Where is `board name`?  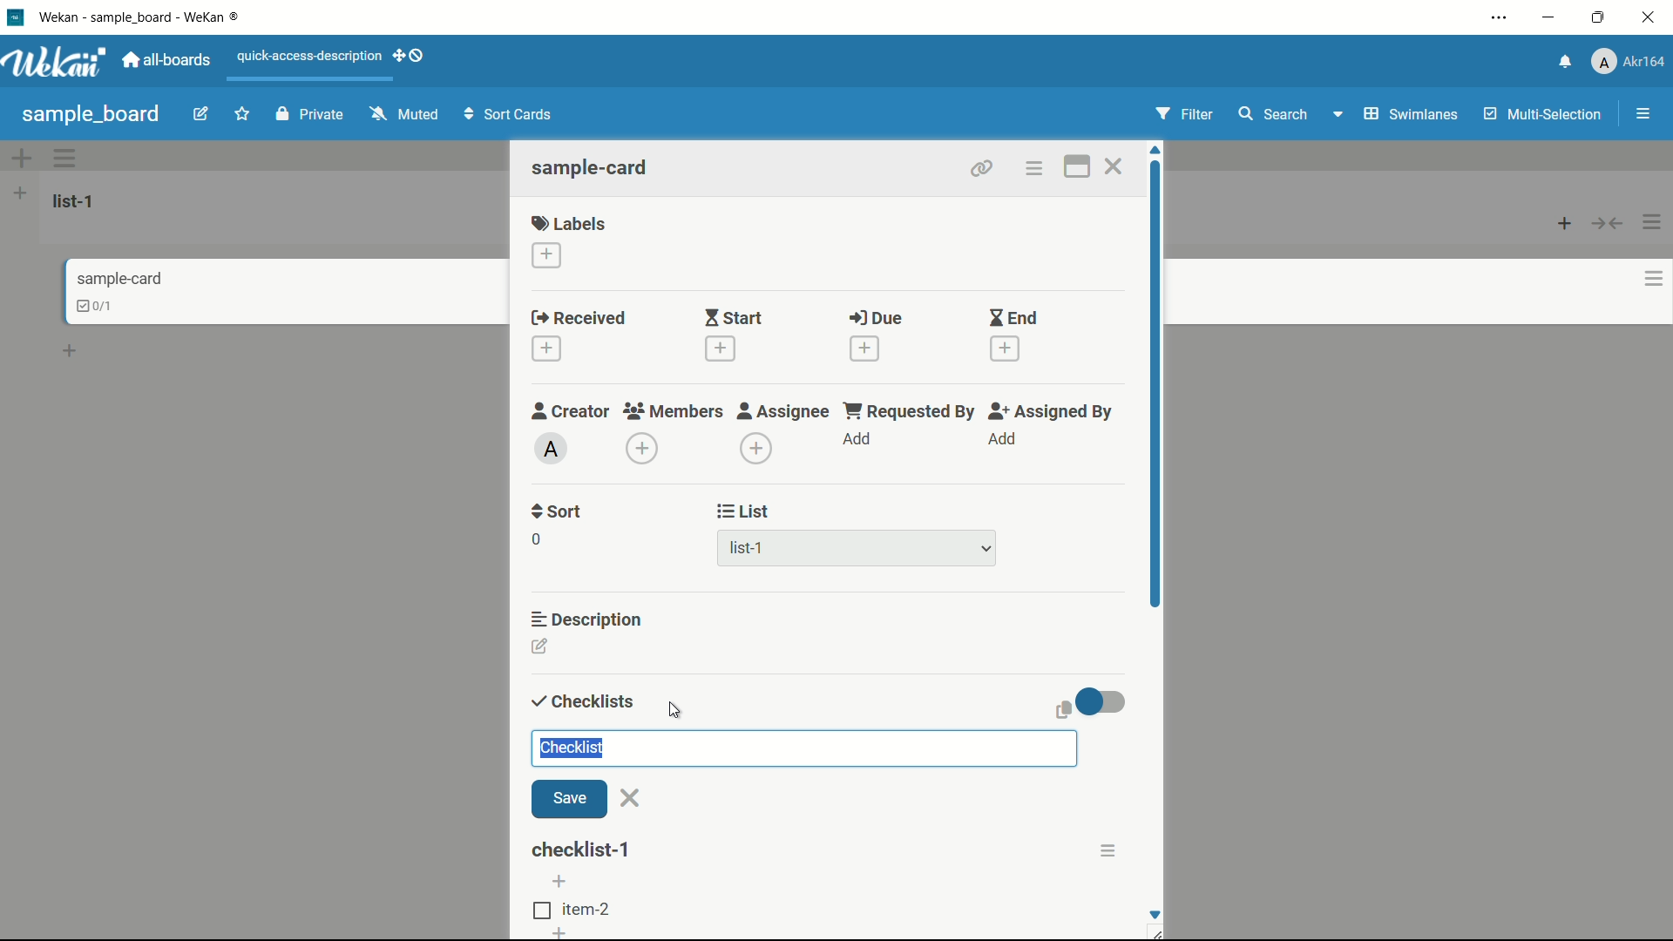 board name is located at coordinates (91, 114).